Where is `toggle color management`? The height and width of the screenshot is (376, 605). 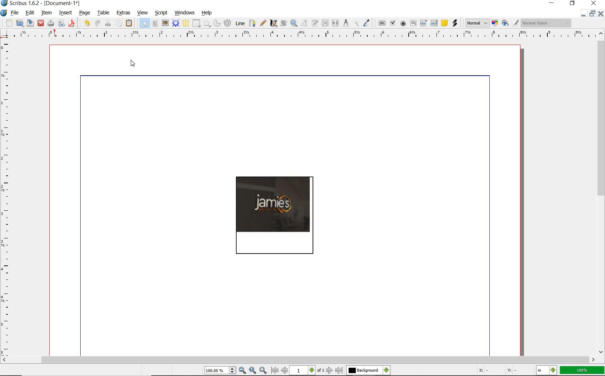
toggle color management is located at coordinates (494, 23).